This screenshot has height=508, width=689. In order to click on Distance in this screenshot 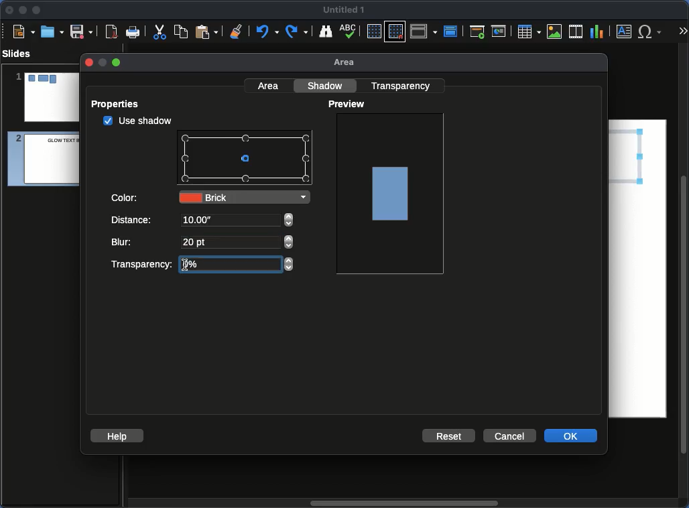, I will do `click(133, 221)`.